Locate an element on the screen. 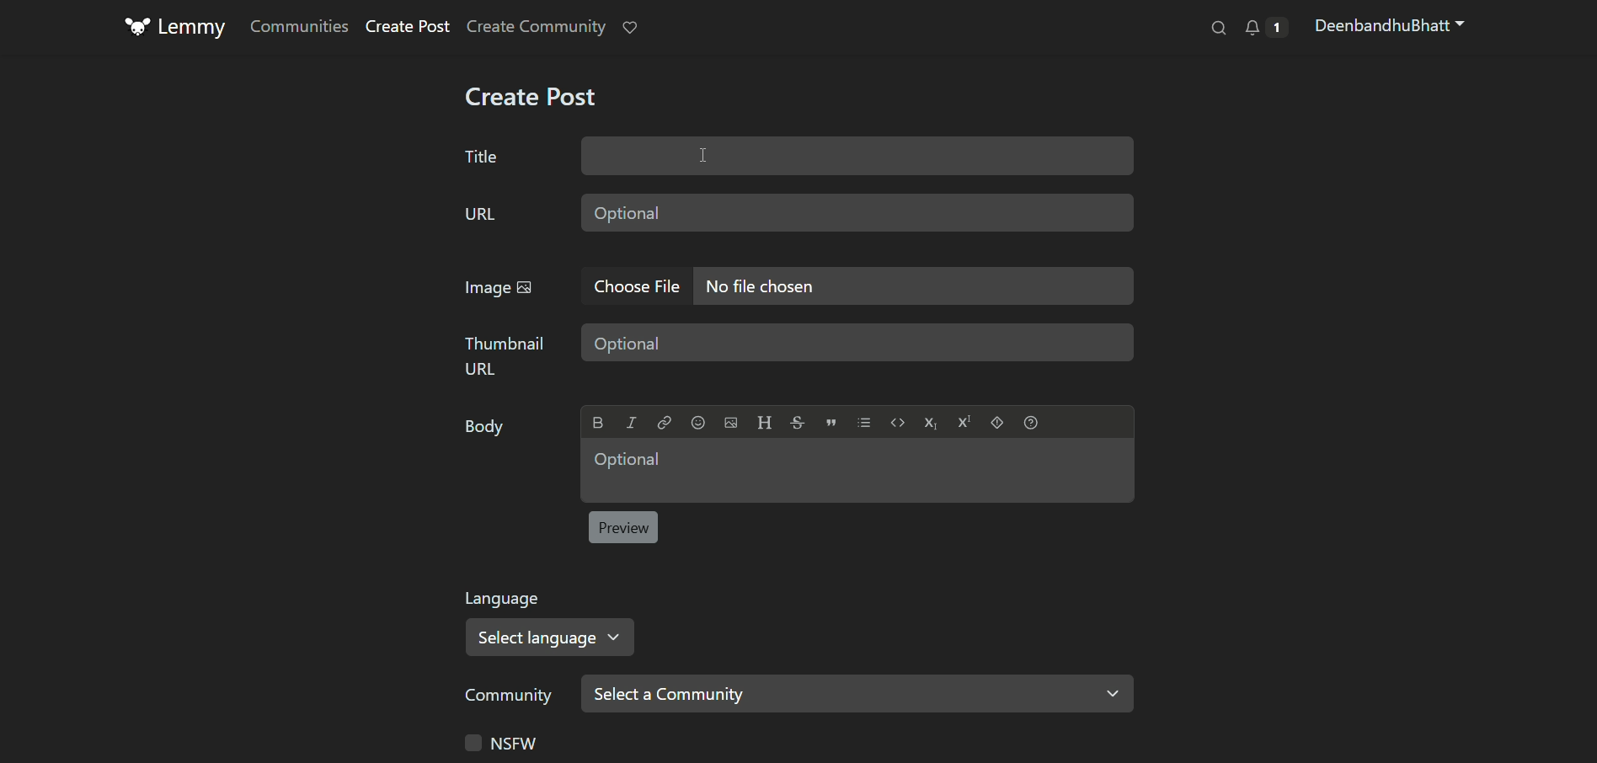 This screenshot has height=763, width=1597. select a community is located at coordinates (858, 692).